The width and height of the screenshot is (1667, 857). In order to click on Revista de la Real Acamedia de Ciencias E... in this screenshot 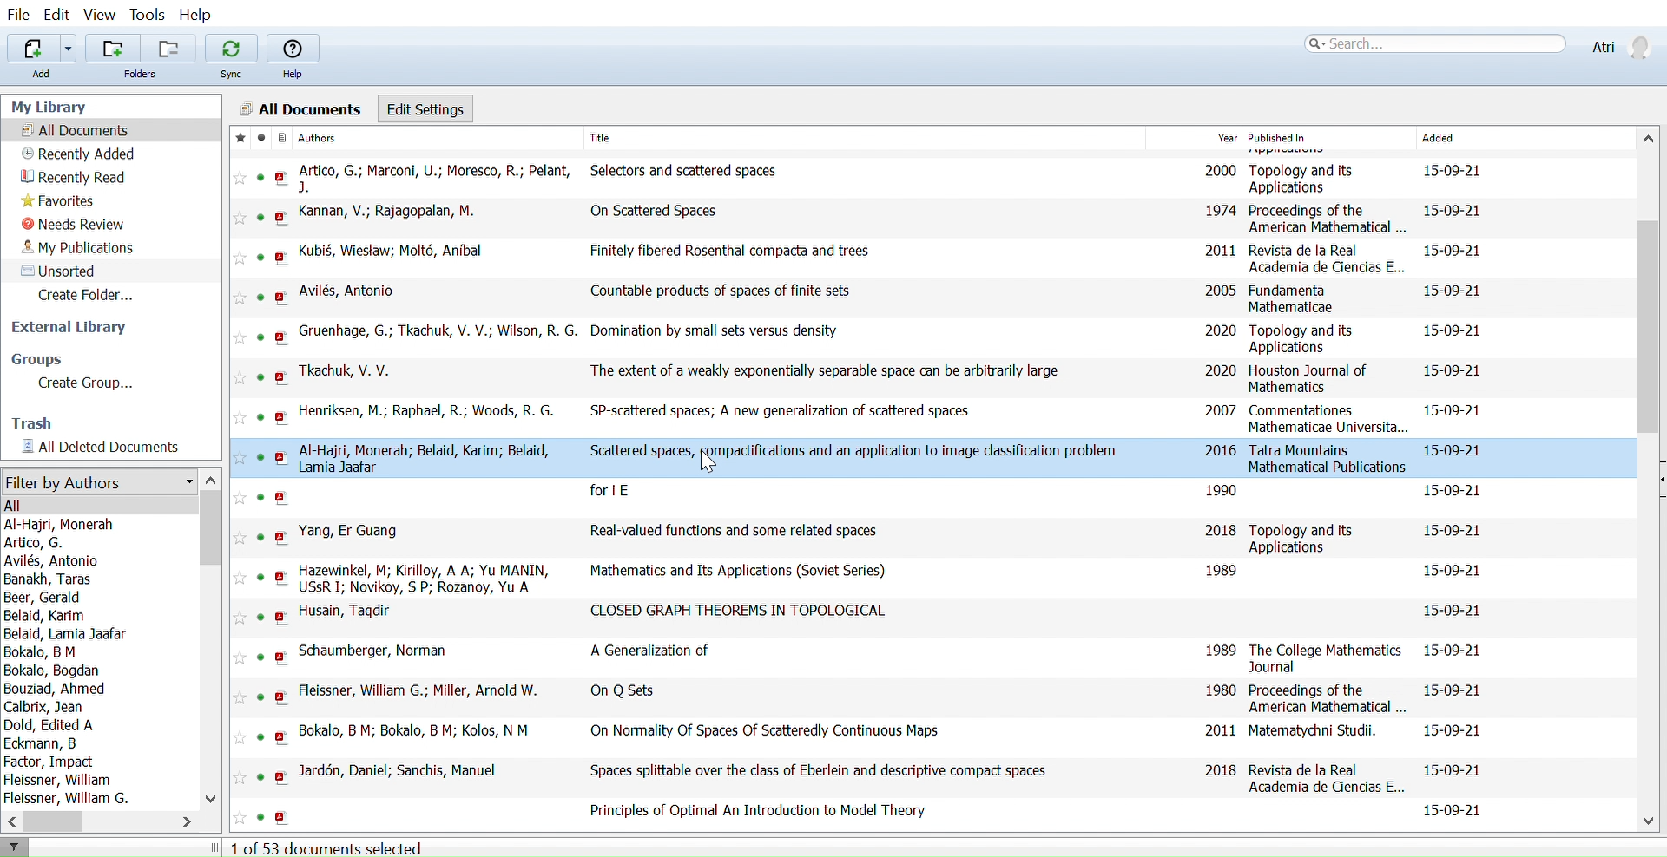, I will do `click(1326, 258)`.